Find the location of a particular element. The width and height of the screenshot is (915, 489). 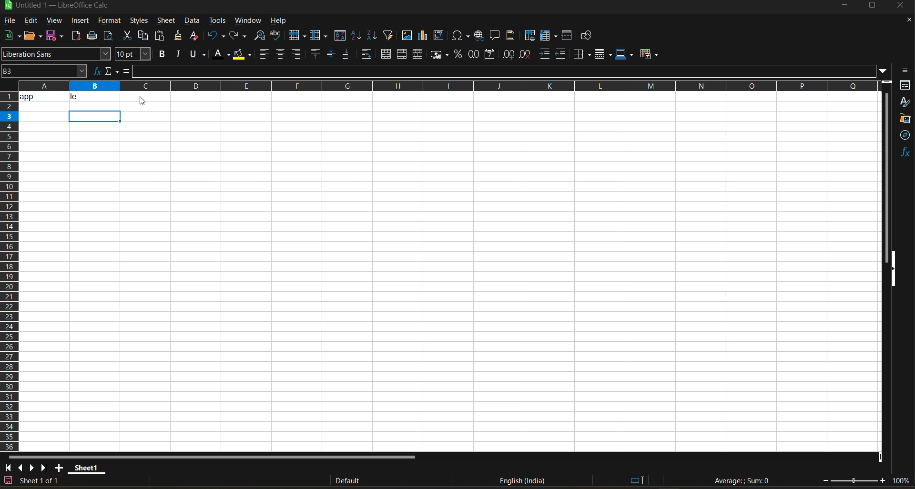

row is located at coordinates (297, 35).